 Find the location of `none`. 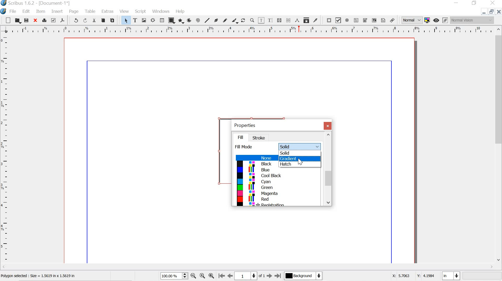

none is located at coordinates (255, 158).